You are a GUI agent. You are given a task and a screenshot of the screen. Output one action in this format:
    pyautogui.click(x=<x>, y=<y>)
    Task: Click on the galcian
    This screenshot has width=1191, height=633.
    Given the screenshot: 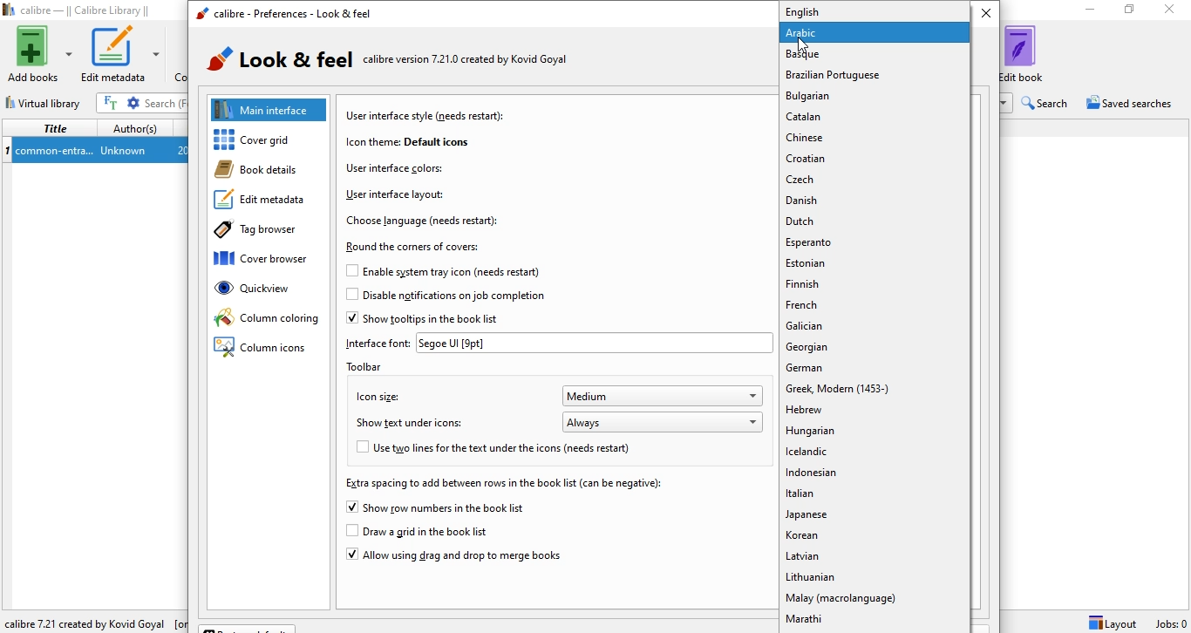 What is the action you would take?
    pyautogui.click(x=875, y=328)
    